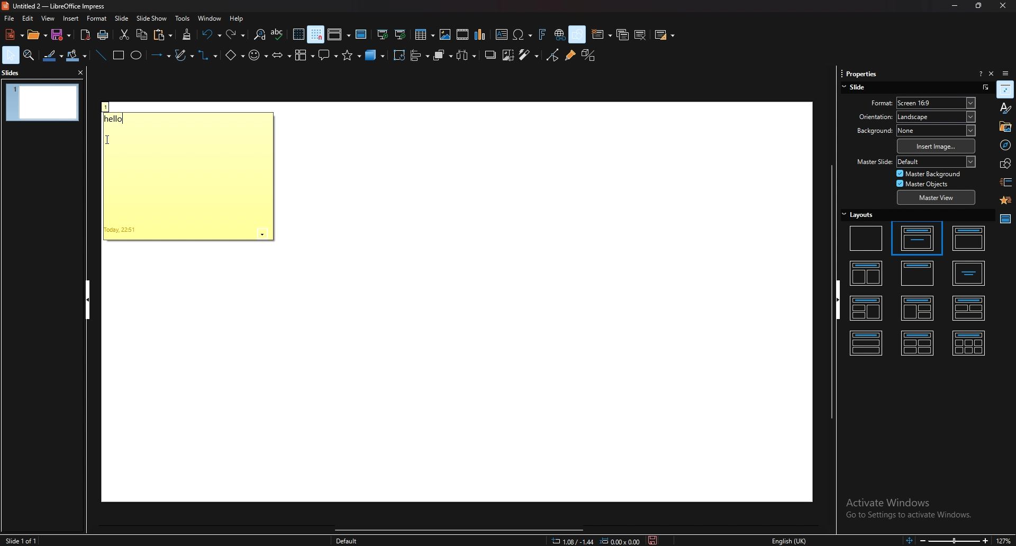 The height and width of the screenshot is (546, 1016). Describe the element at coordinates (376, 57) in the screenshot. I see `3d objects` at that location.